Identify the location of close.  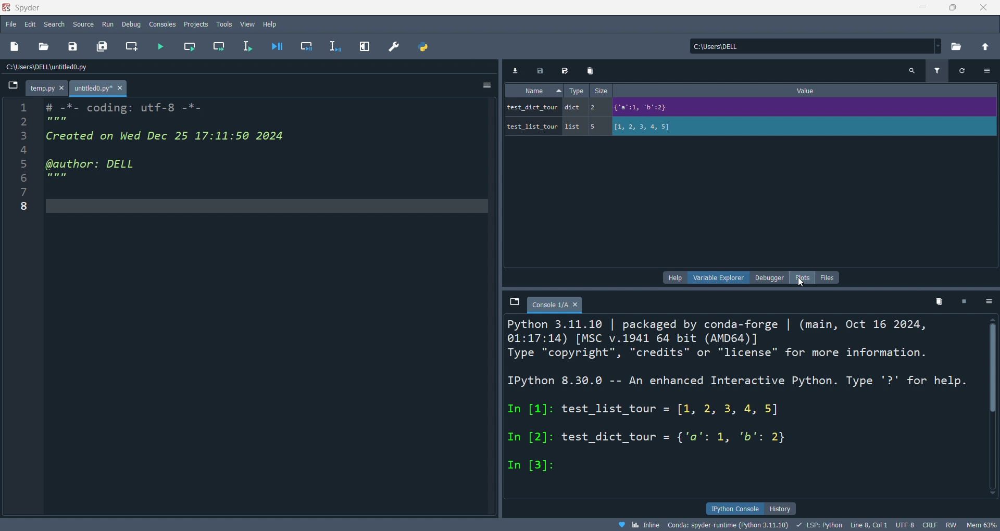
(984, 7).